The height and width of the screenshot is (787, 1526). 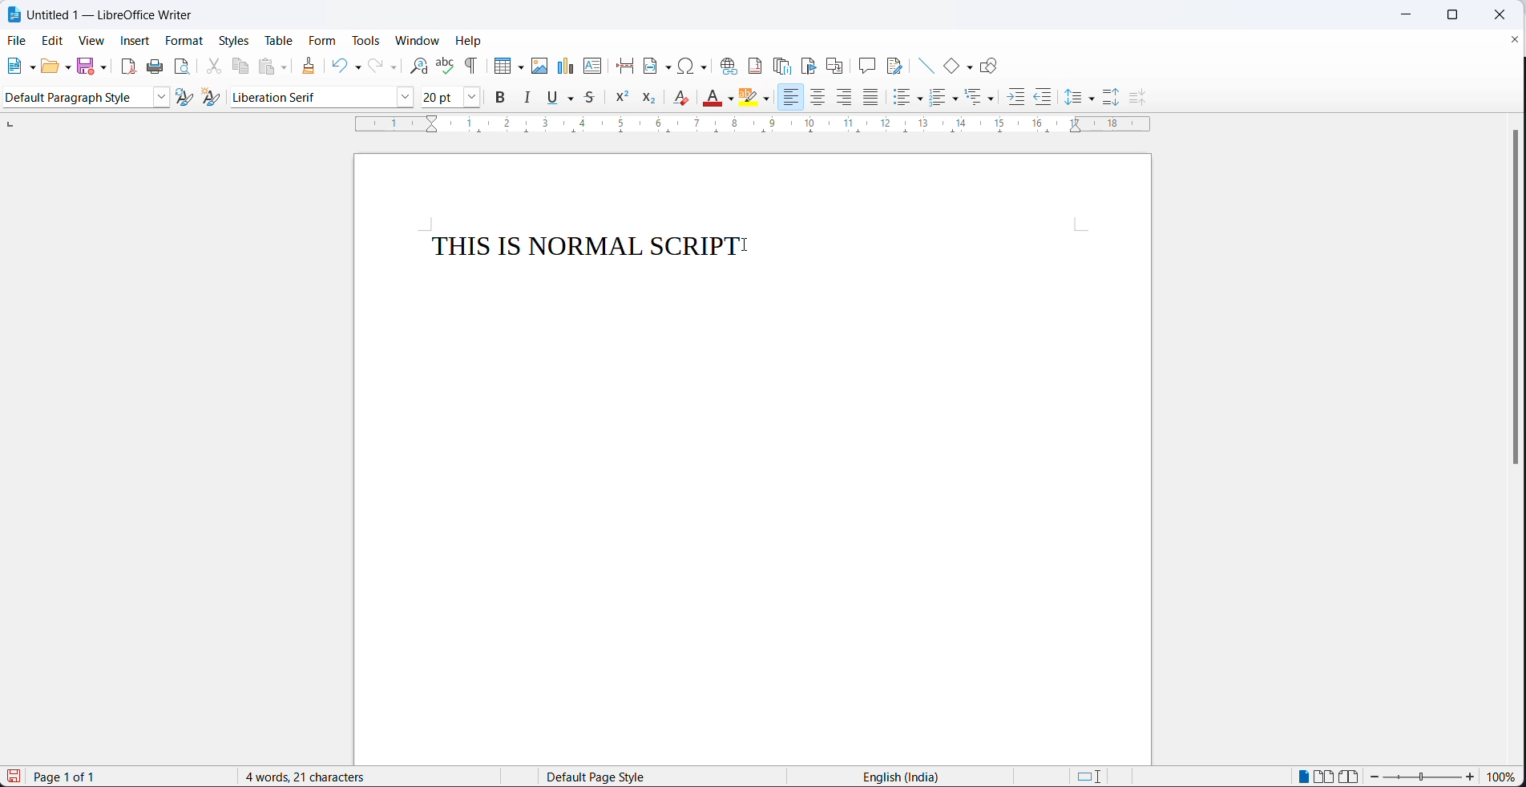 What do you see at coordinates (1508, 299) in the screenshot?
I see `scroll bar` at bounding box center [1508, 299].